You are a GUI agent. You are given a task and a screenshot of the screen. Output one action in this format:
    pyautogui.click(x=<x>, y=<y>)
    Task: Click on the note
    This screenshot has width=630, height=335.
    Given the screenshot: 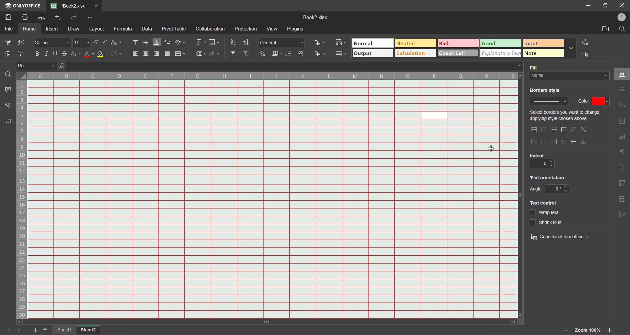 What is the action you would take?
    pyautogui.click(x=543, y=53)
    